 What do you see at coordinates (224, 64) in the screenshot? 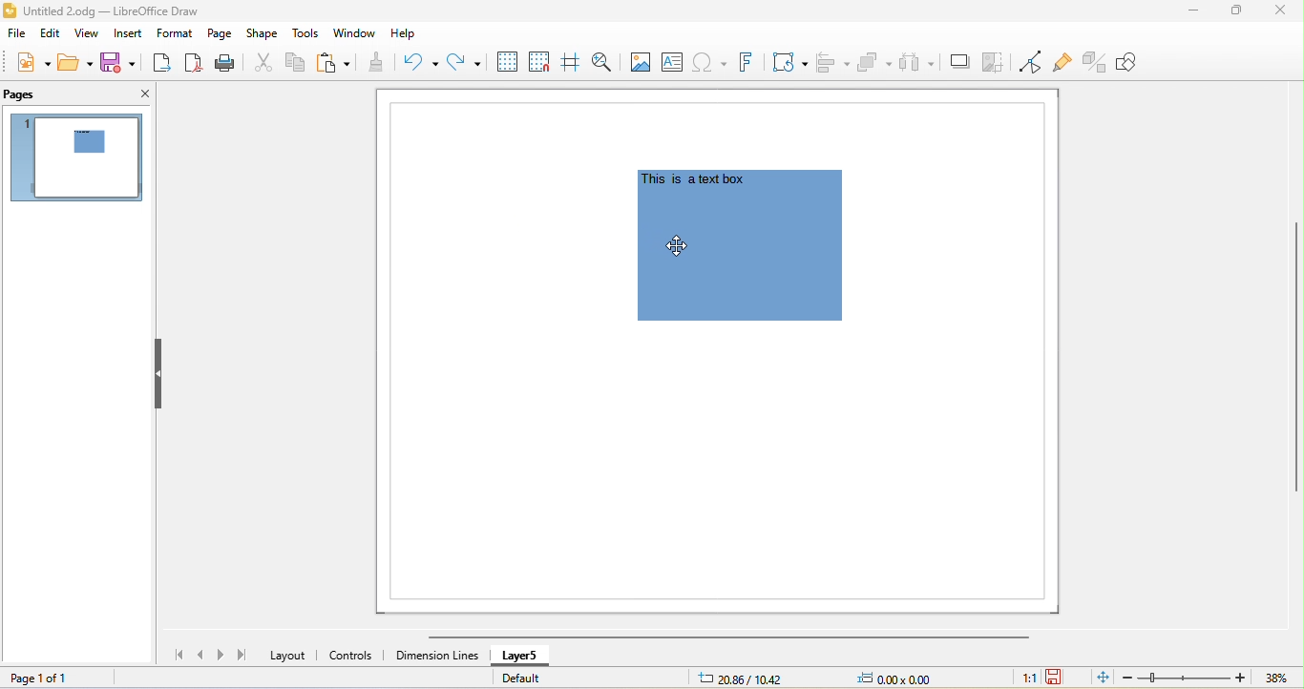
I see `print` at bounding box center [224, 64].